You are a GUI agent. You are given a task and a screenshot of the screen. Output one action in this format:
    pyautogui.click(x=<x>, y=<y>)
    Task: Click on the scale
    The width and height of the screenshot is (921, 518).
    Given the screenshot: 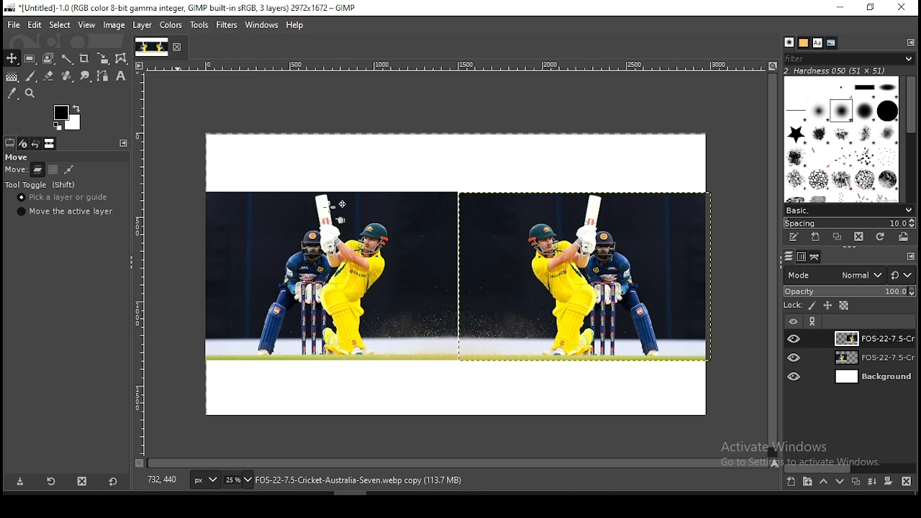 What is the action you would take?
    pyautogui.click(x=449, y=65)
    